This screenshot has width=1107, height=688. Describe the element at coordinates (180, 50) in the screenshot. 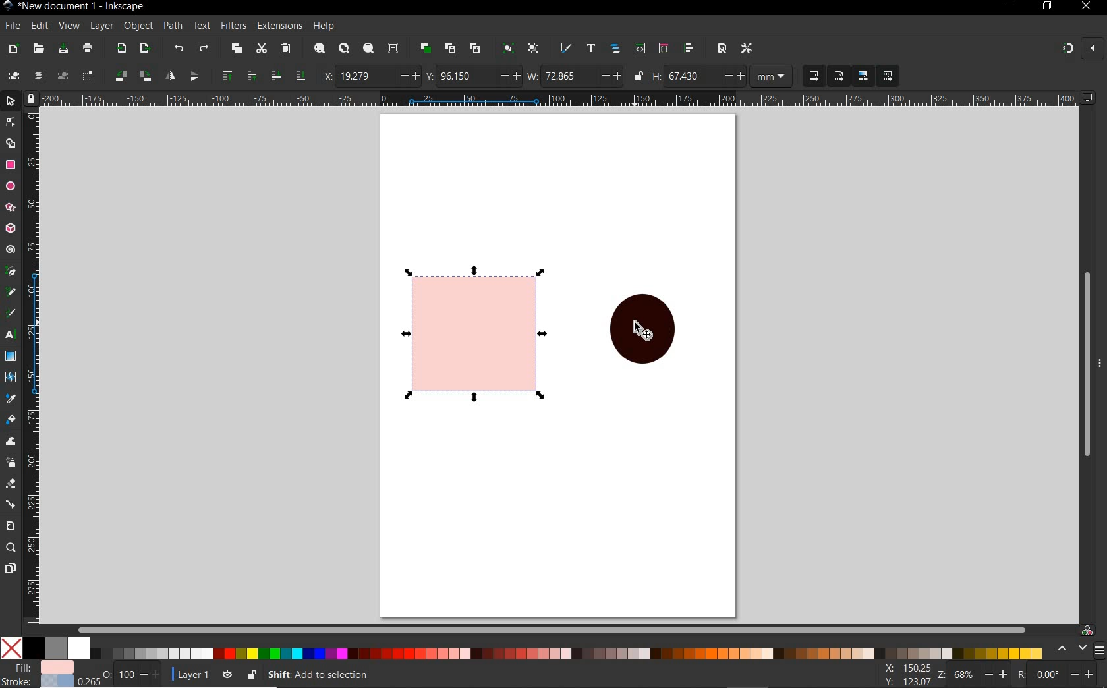

I see `undo` at that location.